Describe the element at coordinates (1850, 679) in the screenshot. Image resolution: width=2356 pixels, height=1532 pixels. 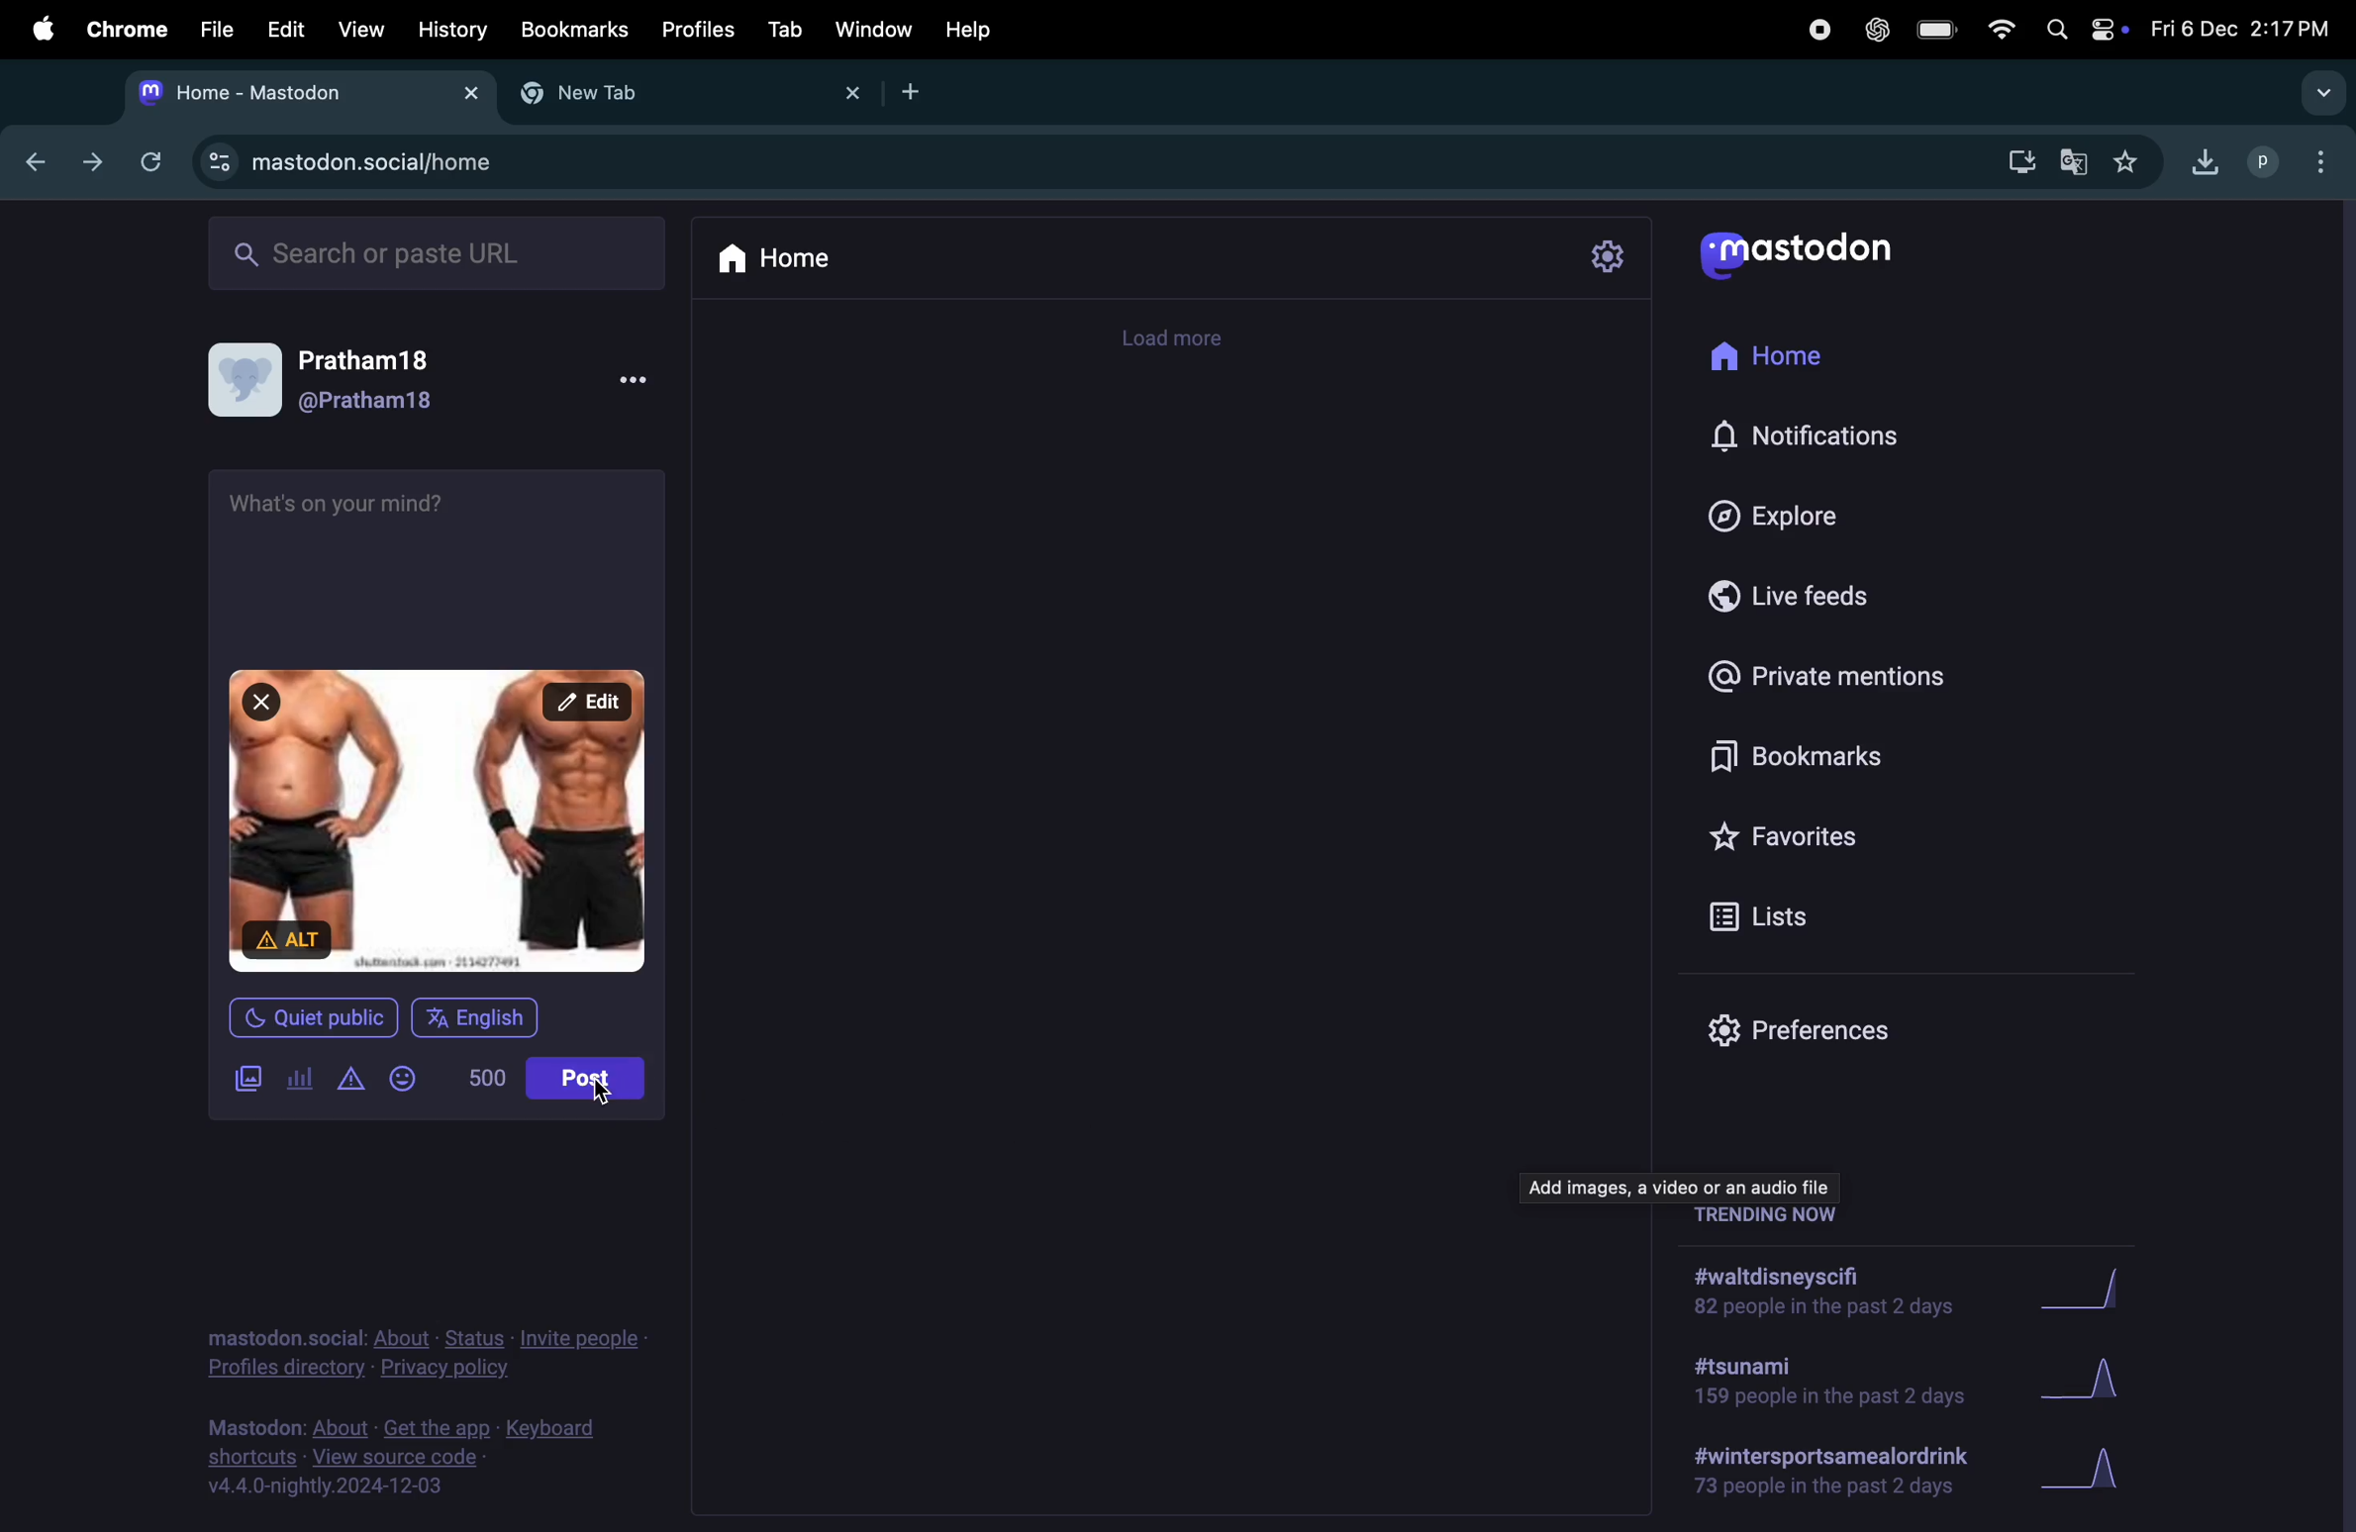
I see `private mentions` at that location.